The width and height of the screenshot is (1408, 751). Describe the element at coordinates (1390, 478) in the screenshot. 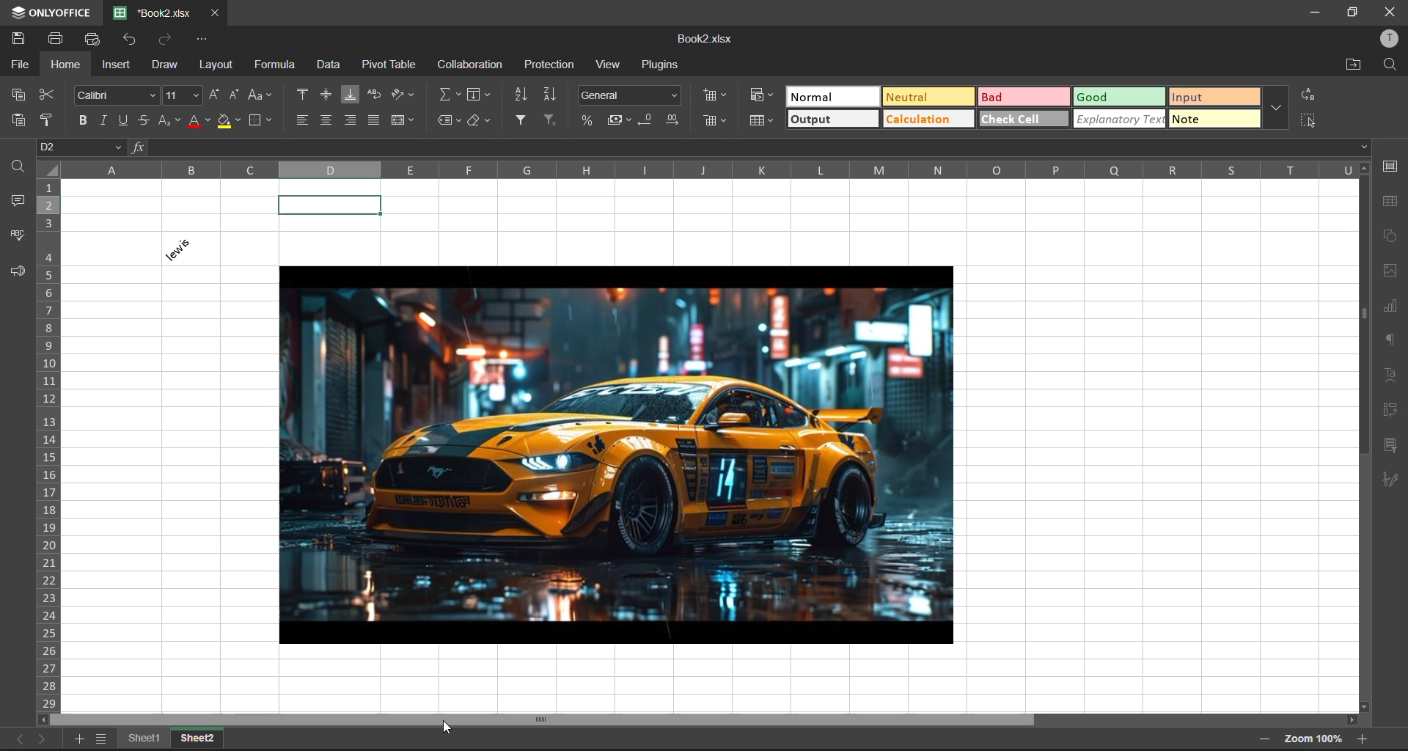

I see `signature` at that location.